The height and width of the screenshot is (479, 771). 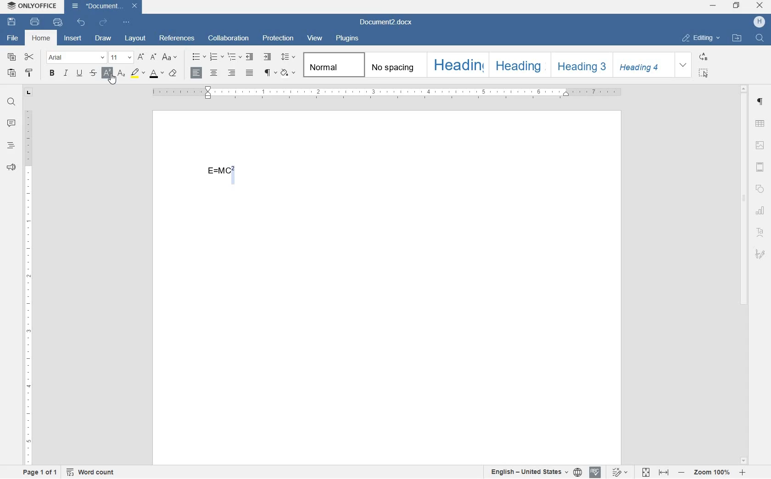 I want to click on align right, so click(x=231, y=73).